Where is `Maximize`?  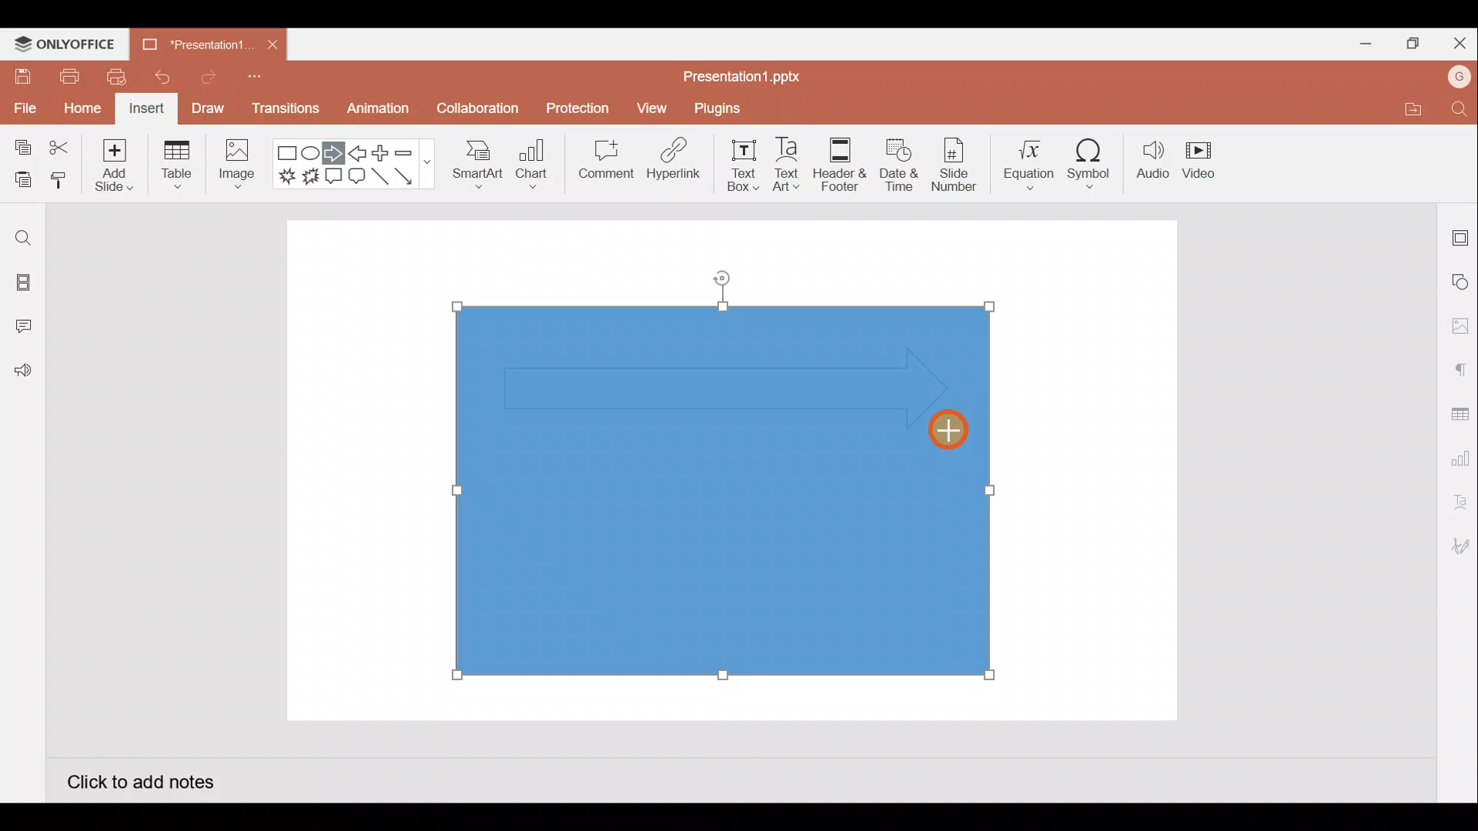 Maximize is located at coordinates (1409, 44).